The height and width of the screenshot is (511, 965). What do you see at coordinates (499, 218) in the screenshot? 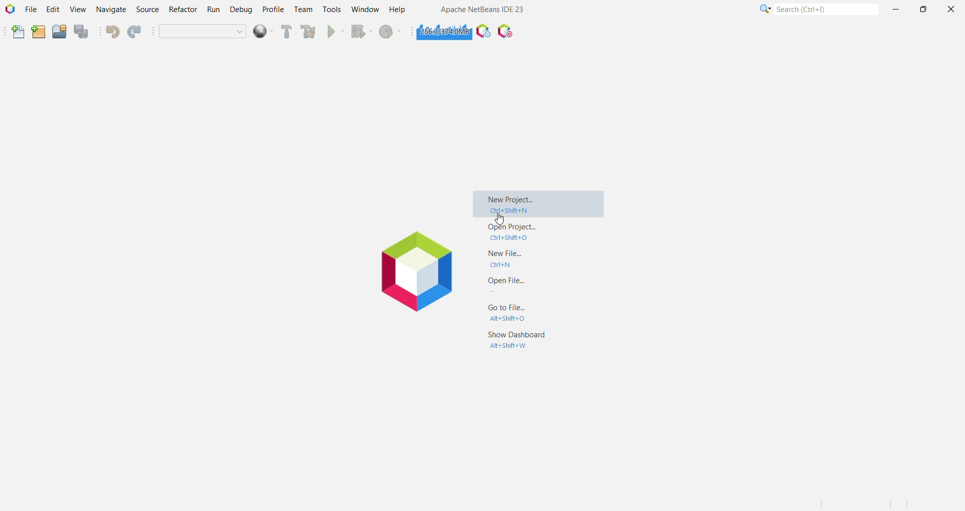
I see `cursor` at bounding box center [499, 218].